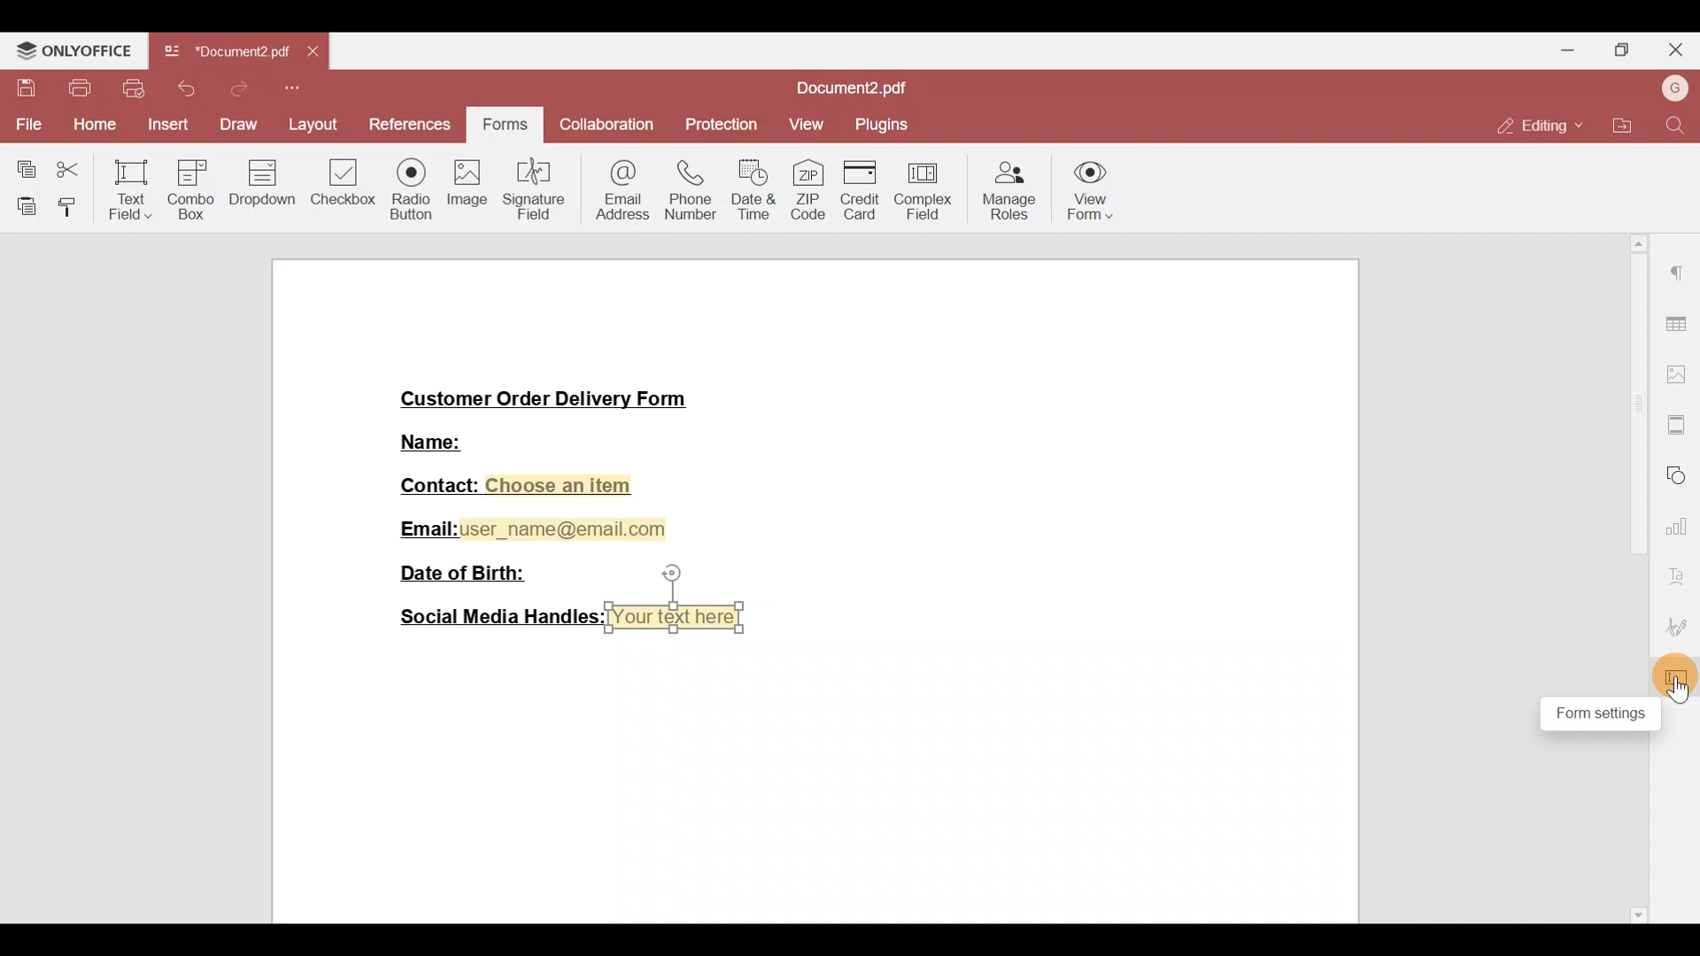 This screenshot has width=1700, height=956. Describe the element at coordinates (19, 206) in the screenshot. I see `Paste` at that location.